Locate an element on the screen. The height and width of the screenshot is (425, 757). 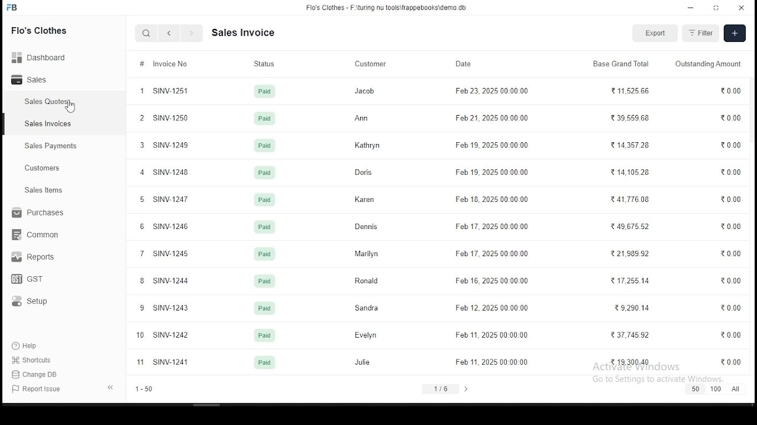
Dashboard is located at coordinates (44, 58).